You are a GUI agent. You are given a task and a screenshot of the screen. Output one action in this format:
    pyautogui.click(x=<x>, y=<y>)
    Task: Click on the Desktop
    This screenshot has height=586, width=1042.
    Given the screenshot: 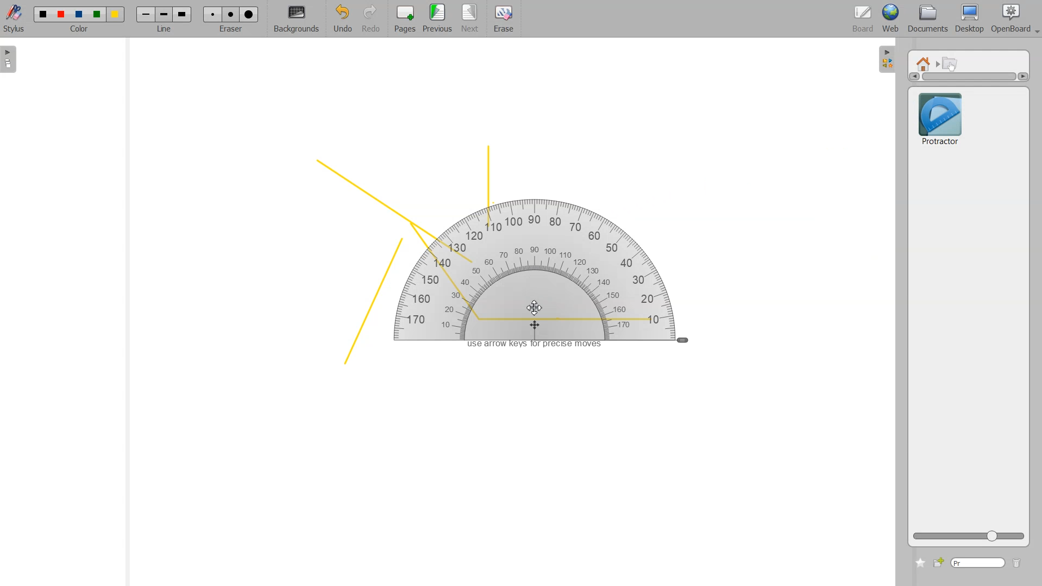 What is the action you would take?
    pyautogui.click(x=969, y=19)
    